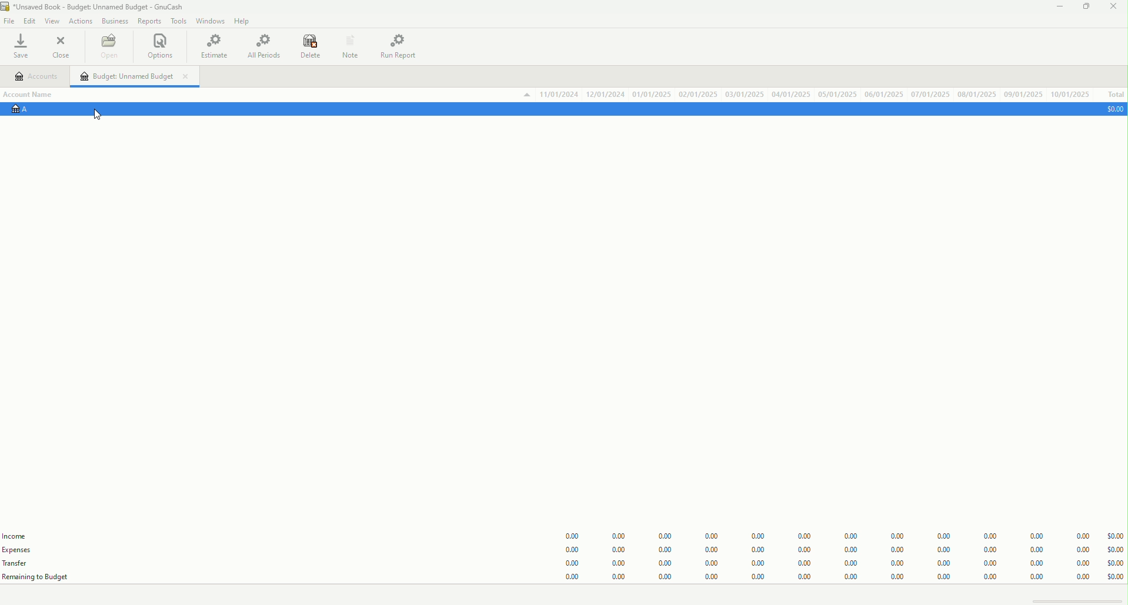  I want to click on Estimate, so click(214, 47).